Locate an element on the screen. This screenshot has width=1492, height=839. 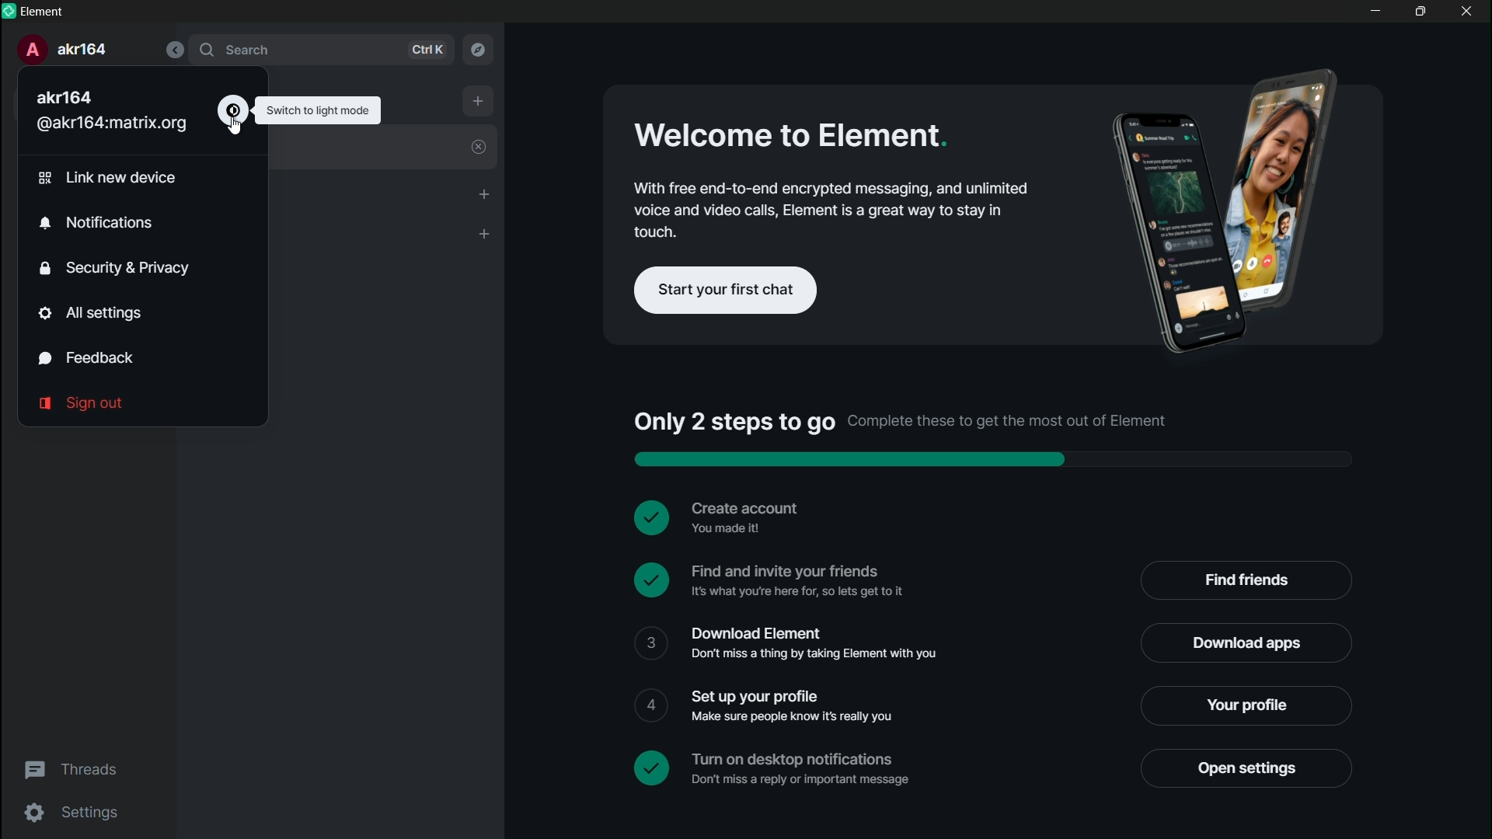
rooms is located at coordinates (372, 233).